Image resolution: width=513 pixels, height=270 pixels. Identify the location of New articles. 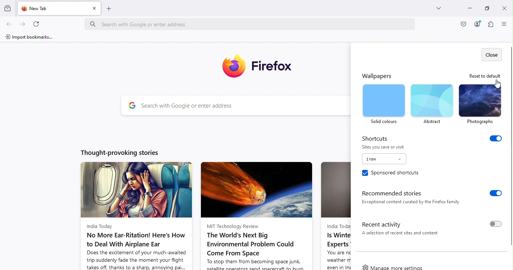
(136, 209).